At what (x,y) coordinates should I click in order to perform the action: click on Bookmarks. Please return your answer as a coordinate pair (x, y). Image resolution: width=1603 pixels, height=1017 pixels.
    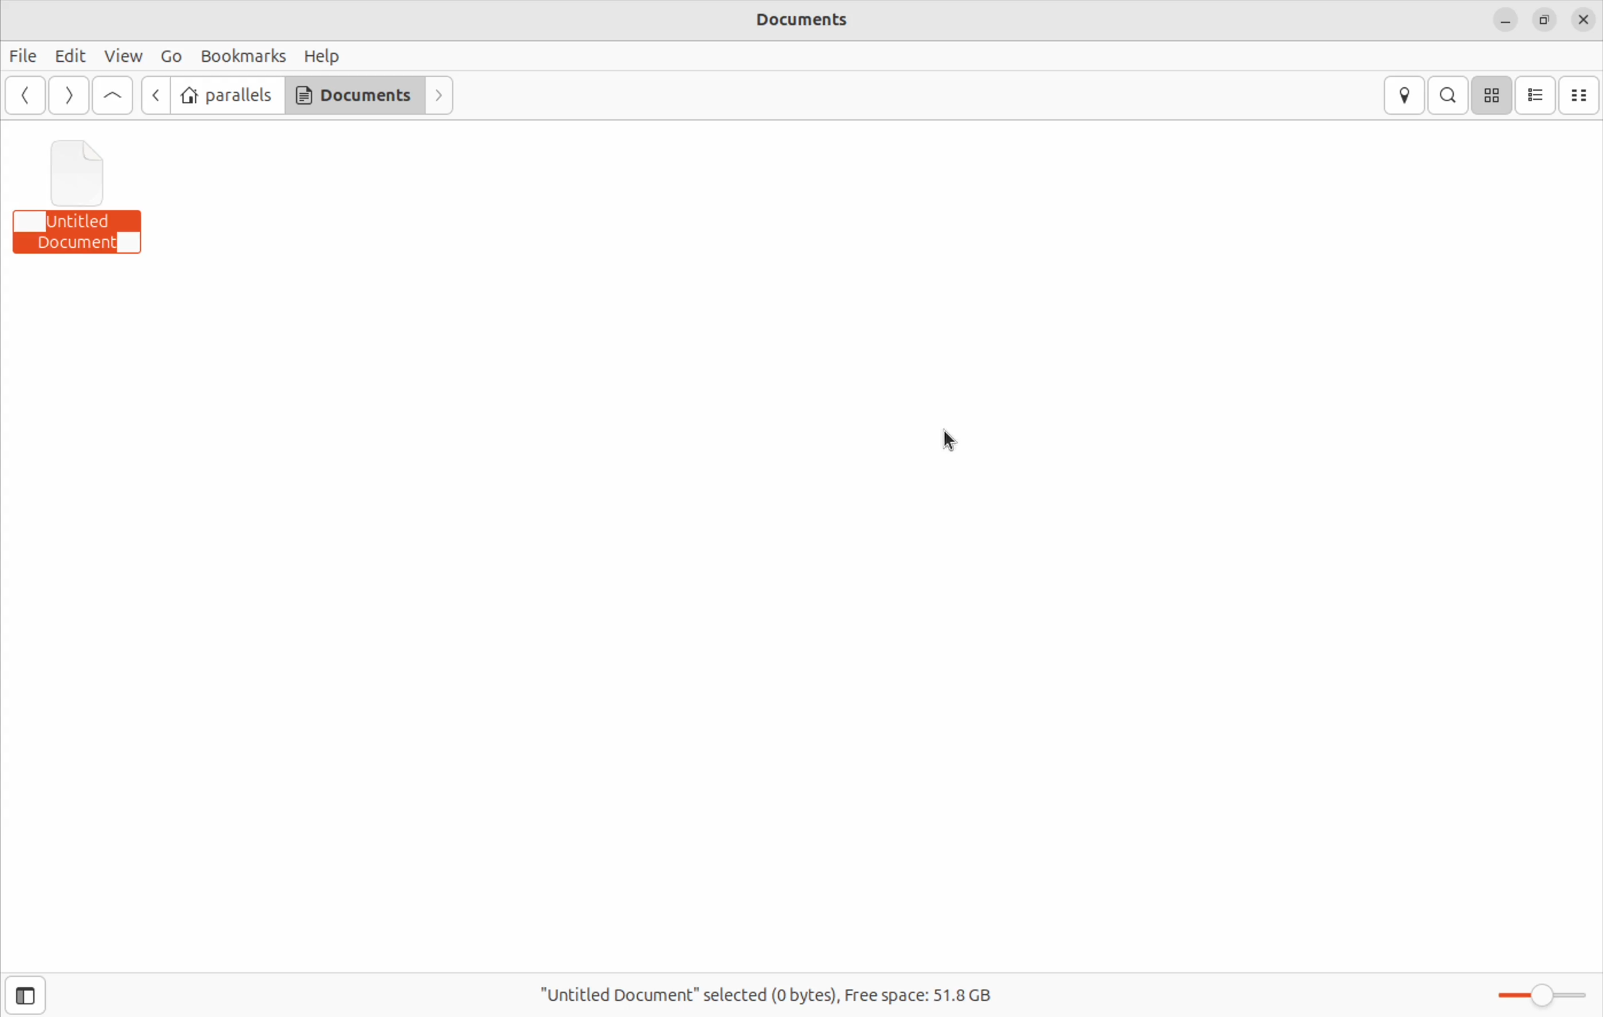
    Looking at the image, I should click on (242, 56).